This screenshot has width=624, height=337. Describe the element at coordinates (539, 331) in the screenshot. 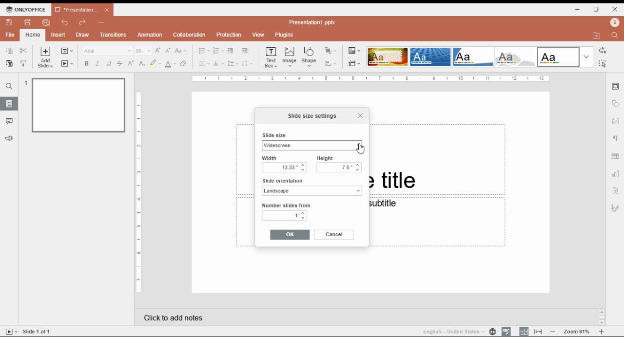

I see `fit to window` at that location.